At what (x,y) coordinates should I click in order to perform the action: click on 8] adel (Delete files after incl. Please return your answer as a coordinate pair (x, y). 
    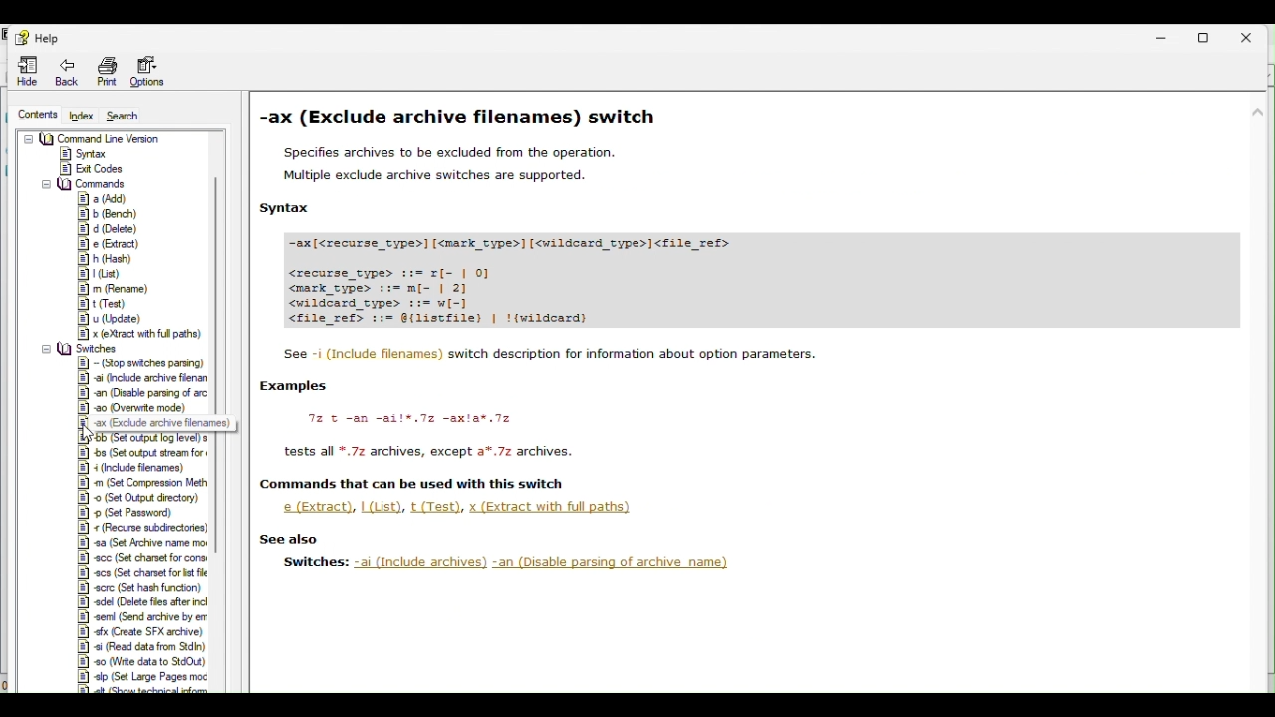
    Looking at the image, I should click on (143, 602).